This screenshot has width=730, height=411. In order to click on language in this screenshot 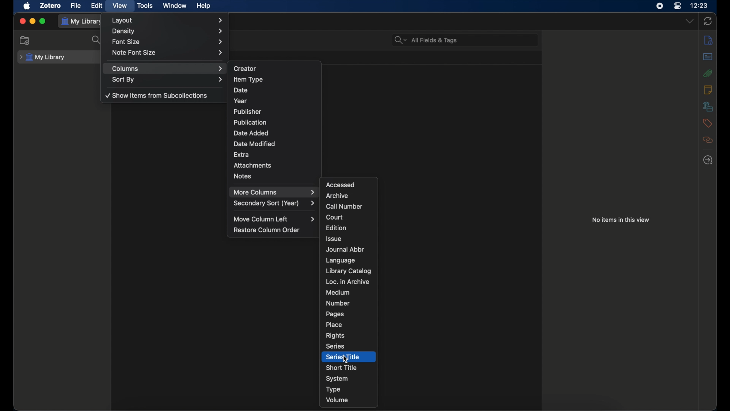, I will do `click(341, 261)`.